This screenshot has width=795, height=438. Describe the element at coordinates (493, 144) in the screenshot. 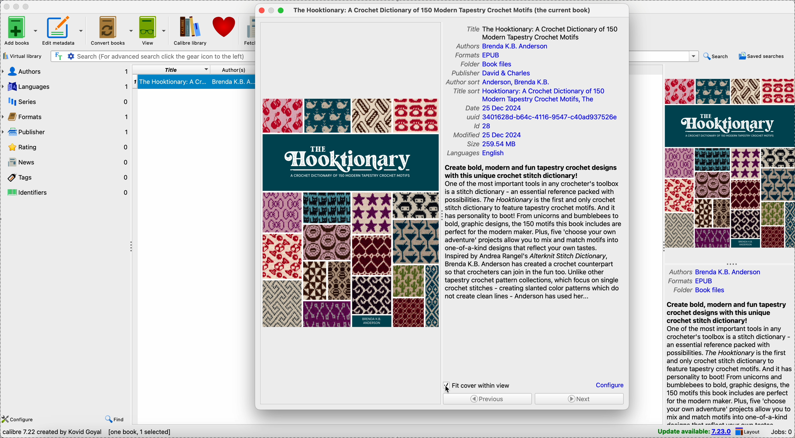

I see `size` at that location.